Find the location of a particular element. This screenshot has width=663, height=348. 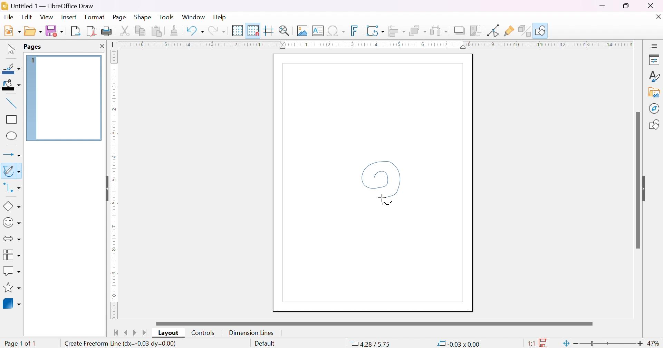

ellipse is located at coordinates (12, 135).